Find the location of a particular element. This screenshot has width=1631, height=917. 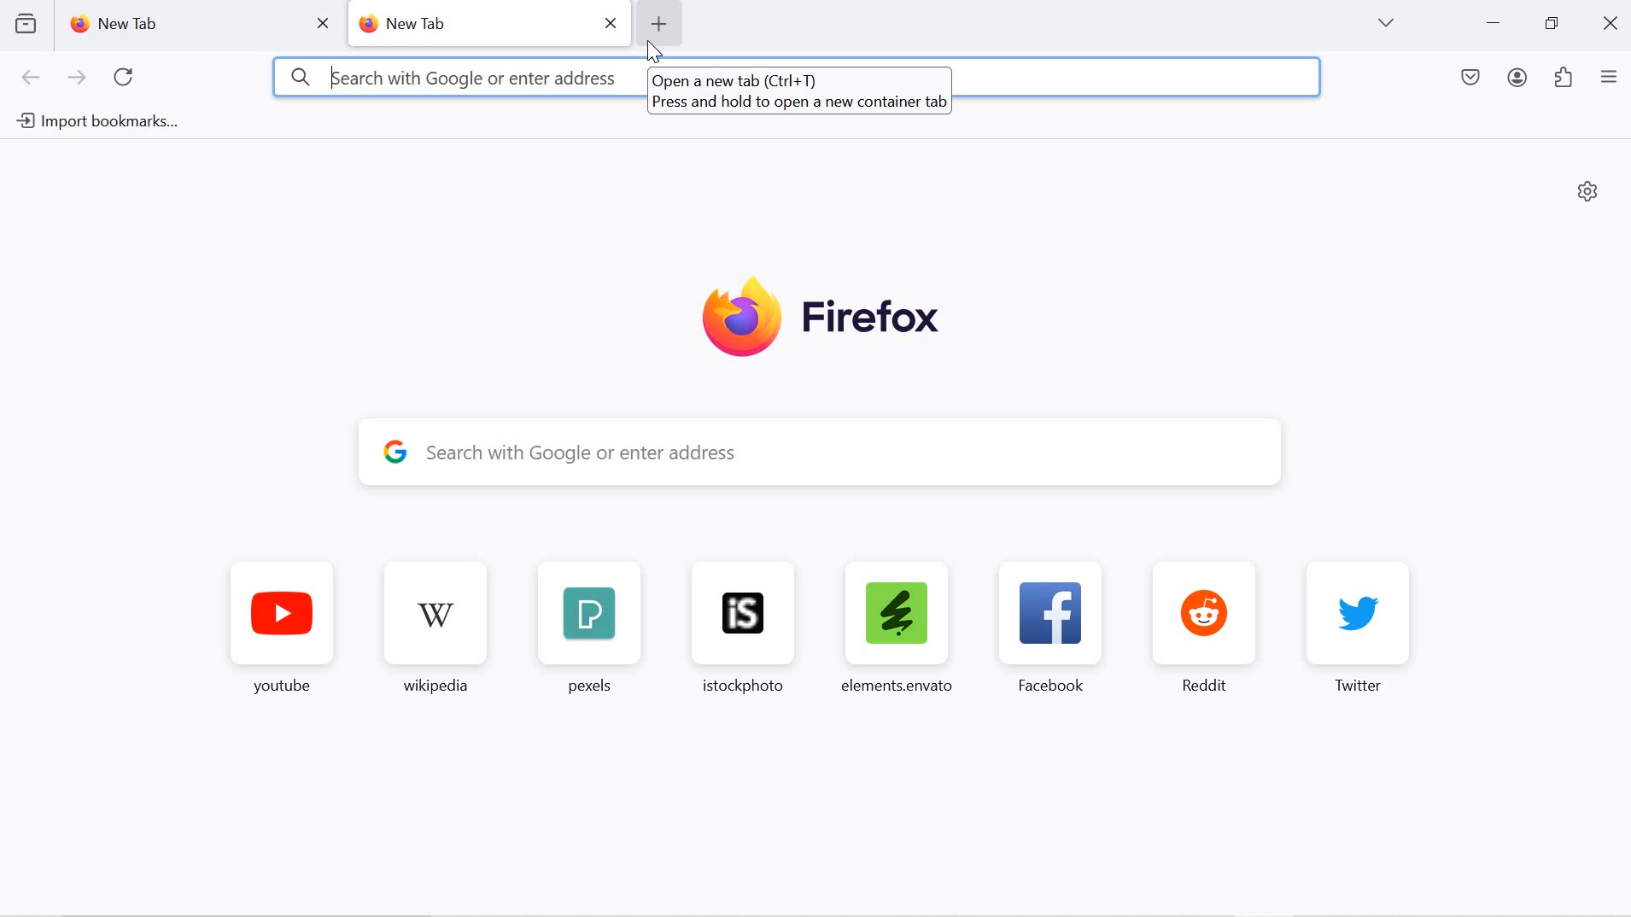

view recent browsing across devices and windows is located at coordinates (25, 23).